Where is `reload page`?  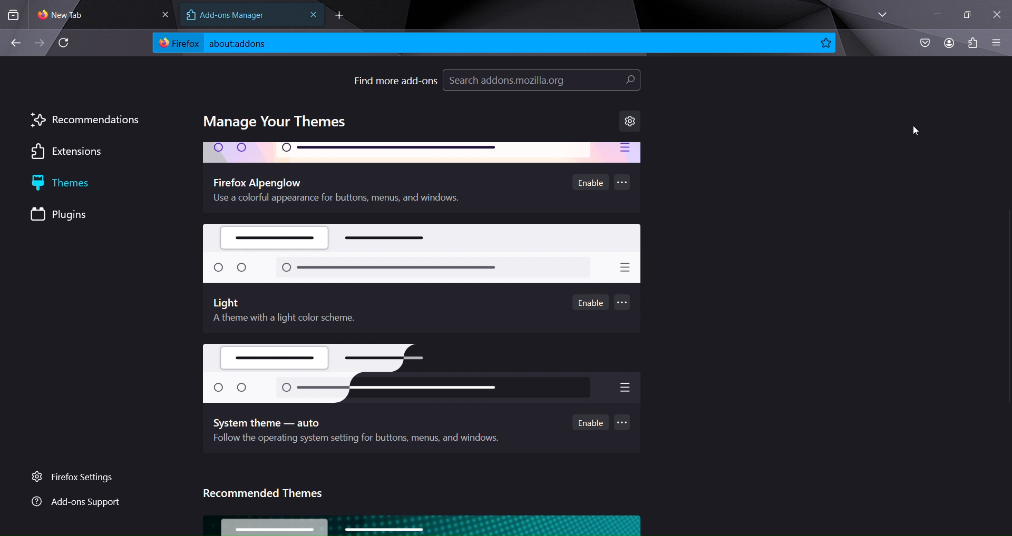
reload page is located at coordinates (67, 43).